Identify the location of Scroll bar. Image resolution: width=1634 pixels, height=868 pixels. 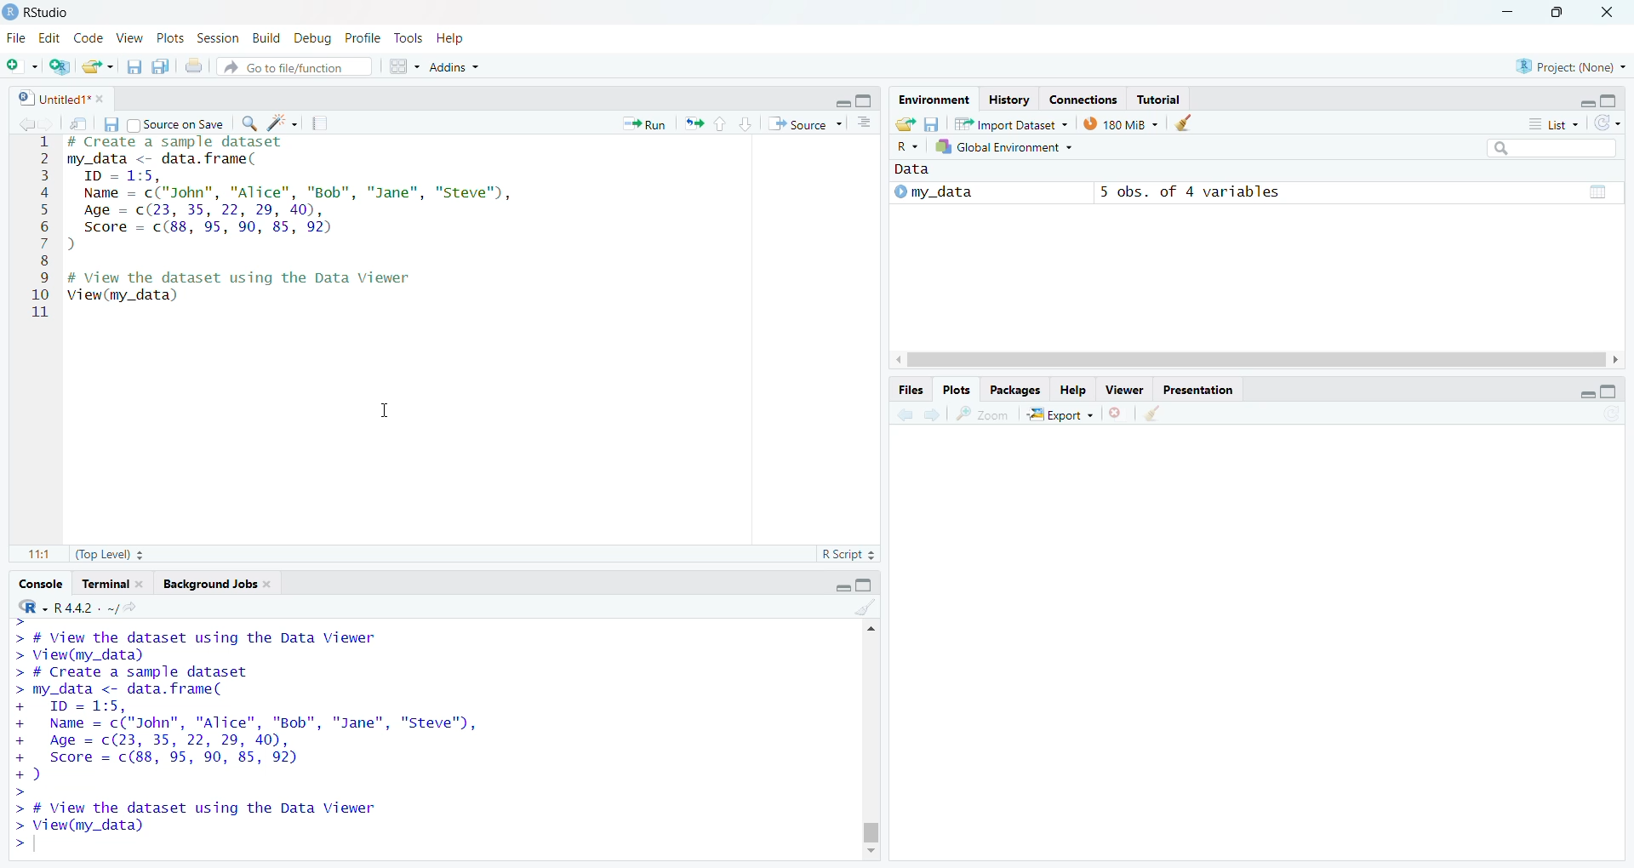
(1260, 360).